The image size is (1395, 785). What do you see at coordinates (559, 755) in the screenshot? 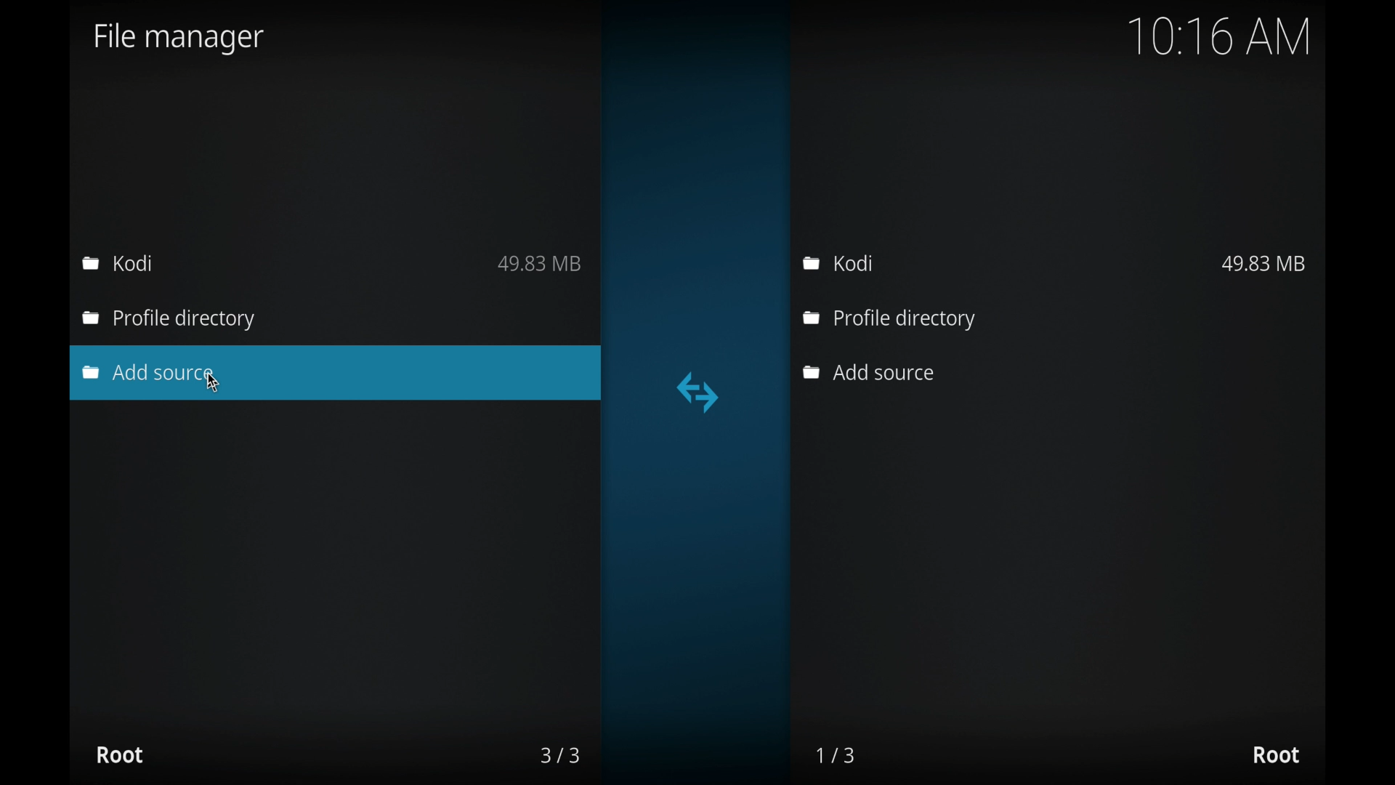
I see `3/3` at bounding box center [559, 755].